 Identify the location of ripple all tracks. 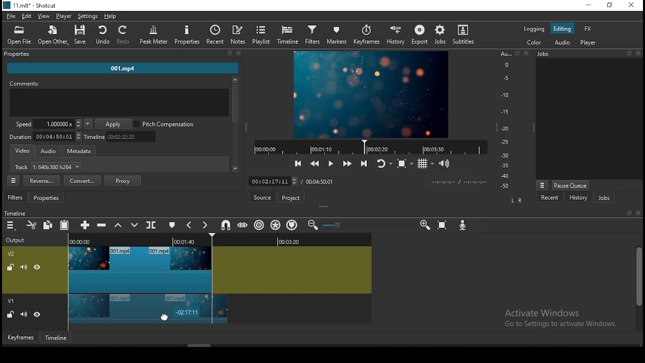
(276, 225).